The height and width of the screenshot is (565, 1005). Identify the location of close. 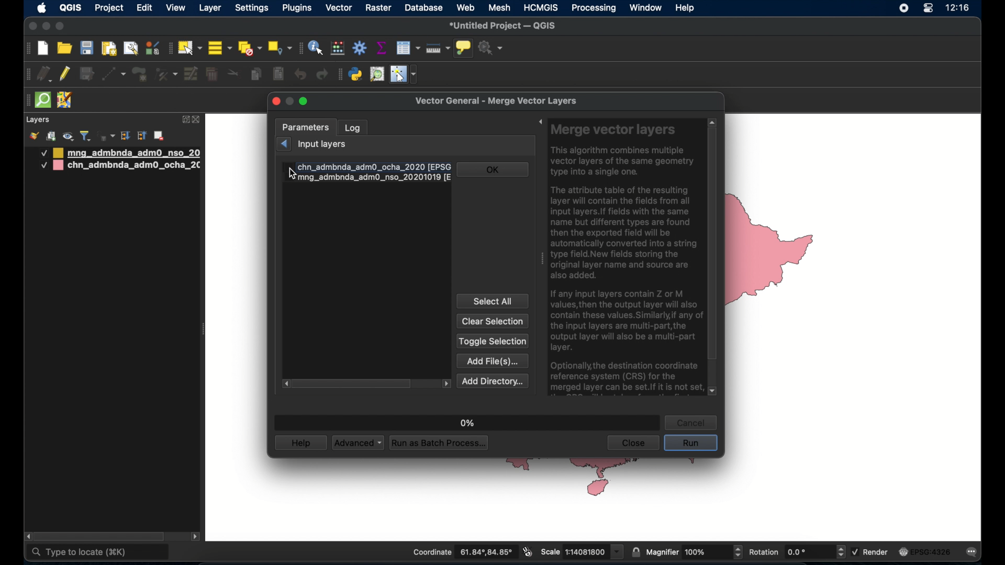
(31, 27).